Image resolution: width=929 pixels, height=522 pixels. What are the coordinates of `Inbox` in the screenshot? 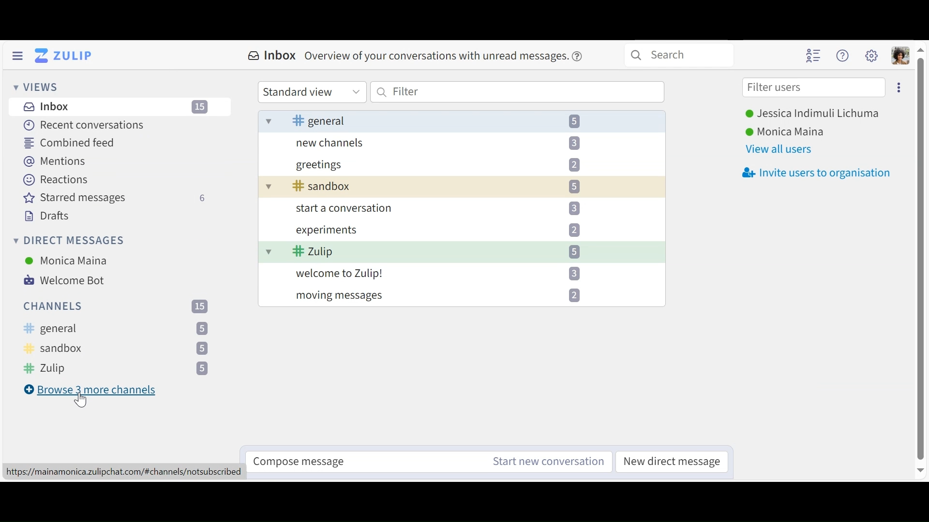 It's located at (120, 107).